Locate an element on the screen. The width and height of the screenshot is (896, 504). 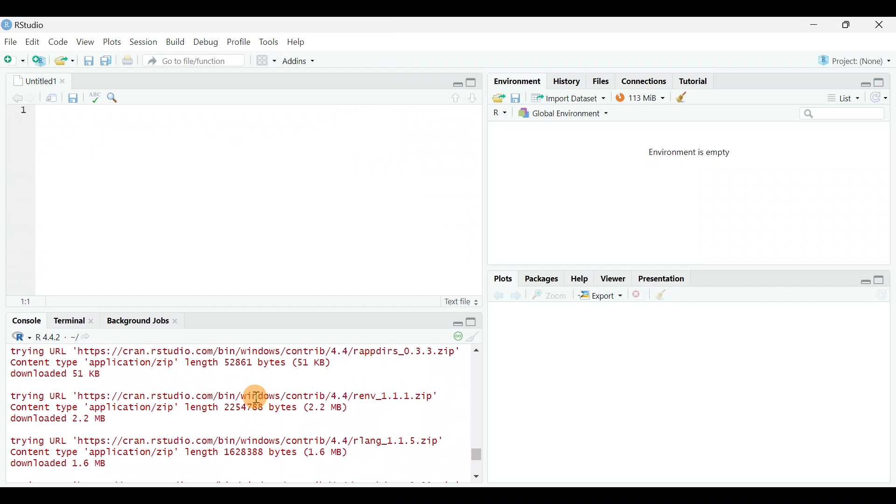
close terminal is located at coordinates (92, 320).